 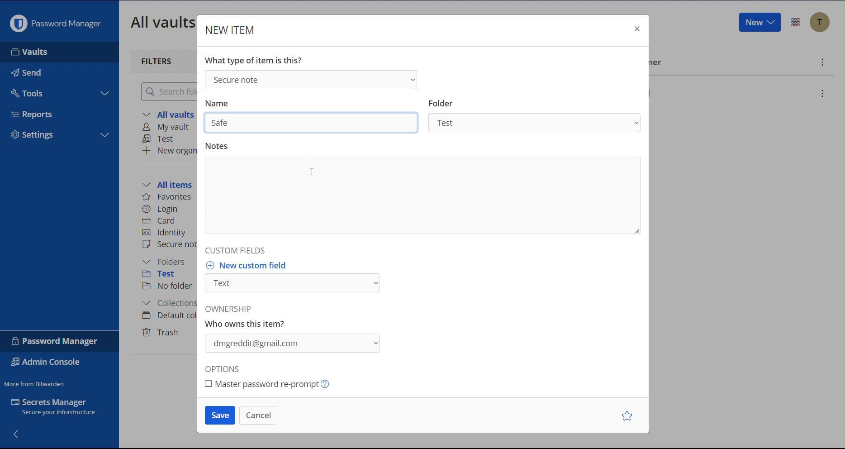 I want to click on More Options, so click(x=796, y=22).